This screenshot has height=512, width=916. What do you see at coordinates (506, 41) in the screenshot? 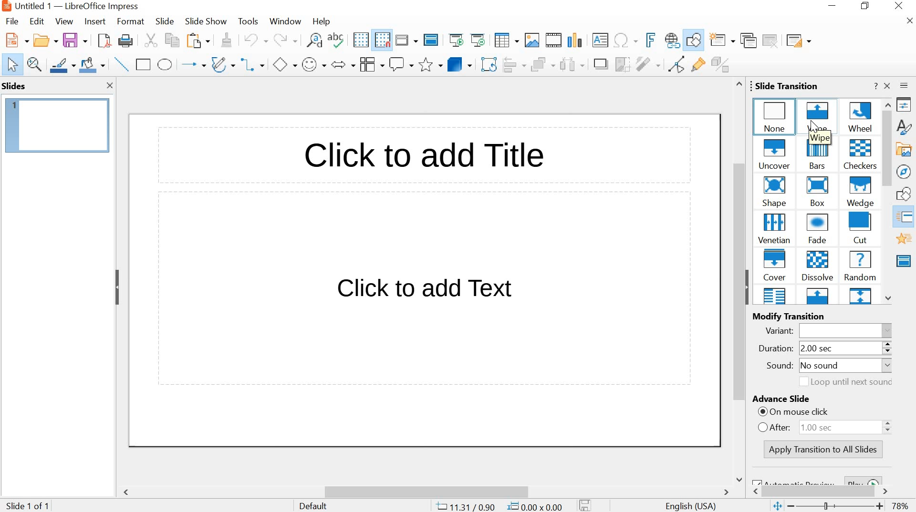
I see `Table` at bounding box center [506, 41].